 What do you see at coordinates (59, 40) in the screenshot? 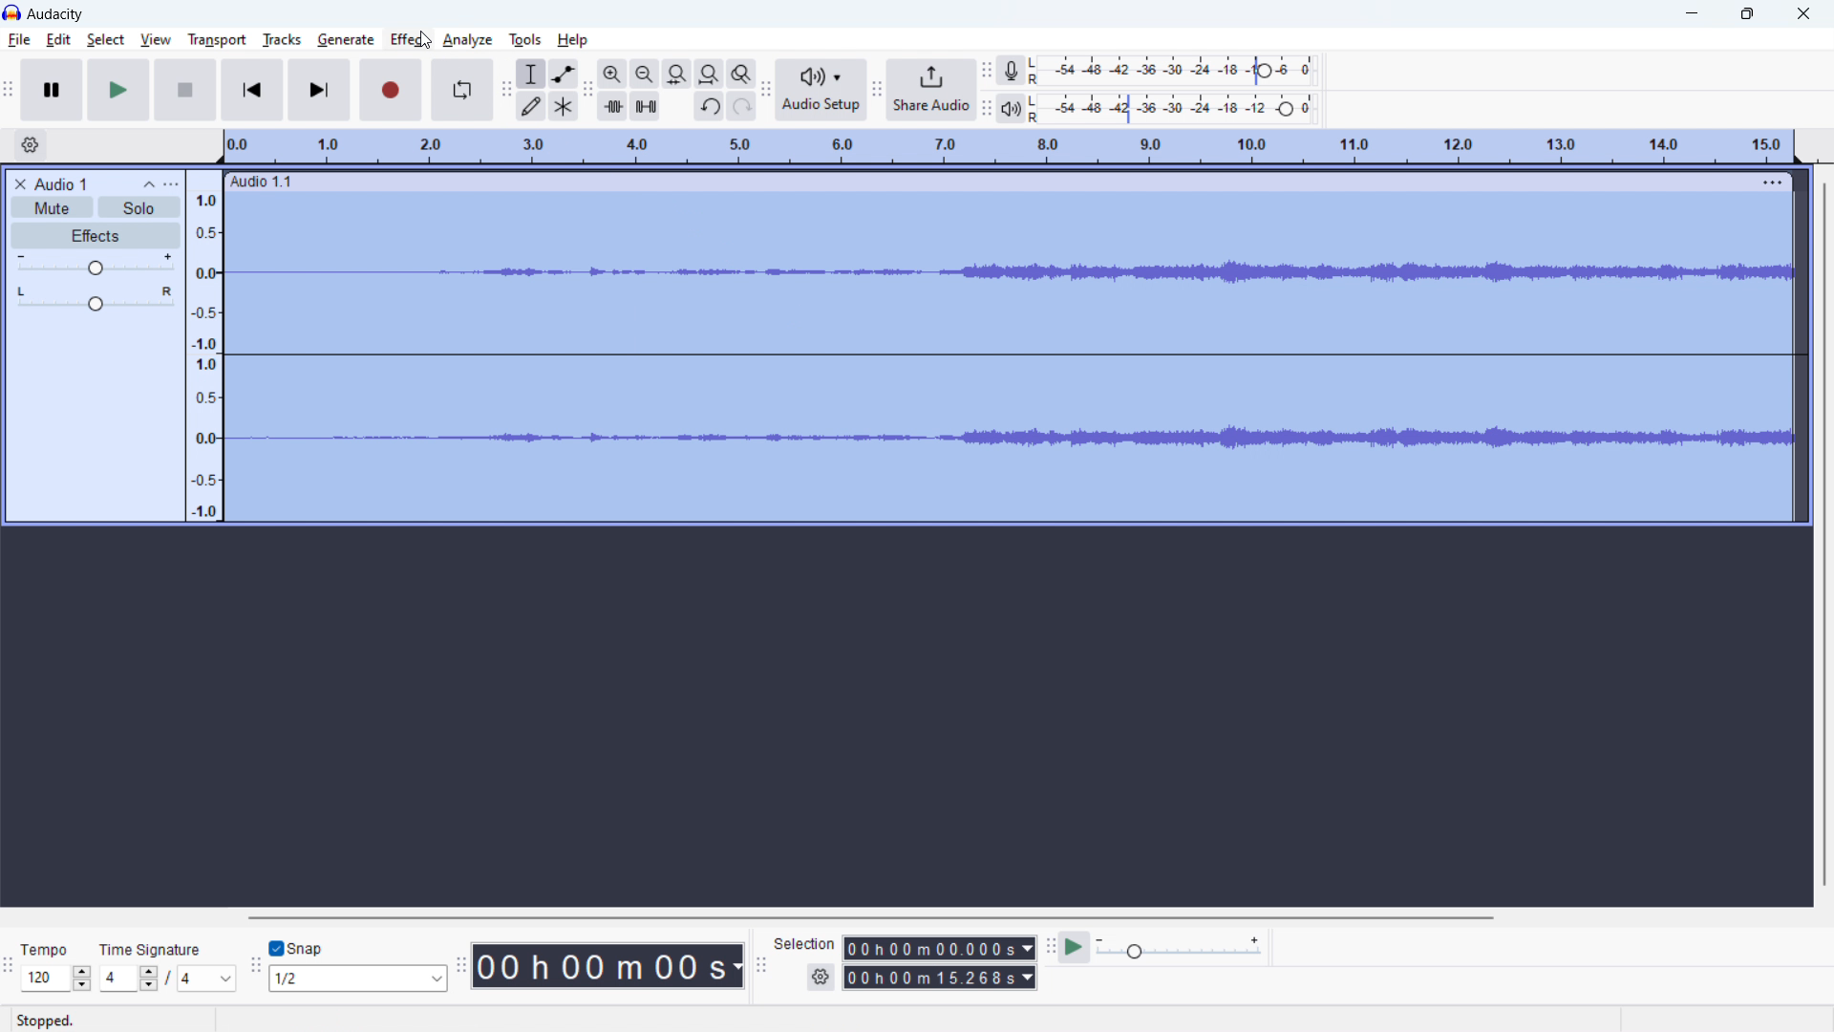
I see `edit` at bounding box center [59, 40].